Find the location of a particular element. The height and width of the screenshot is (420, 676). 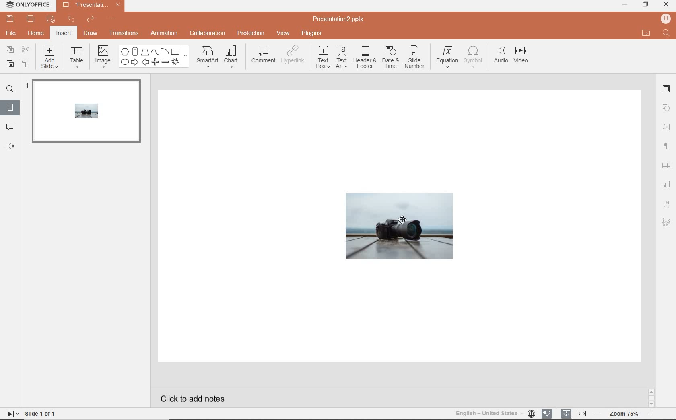

table settings is located at coordinates (666, 165).